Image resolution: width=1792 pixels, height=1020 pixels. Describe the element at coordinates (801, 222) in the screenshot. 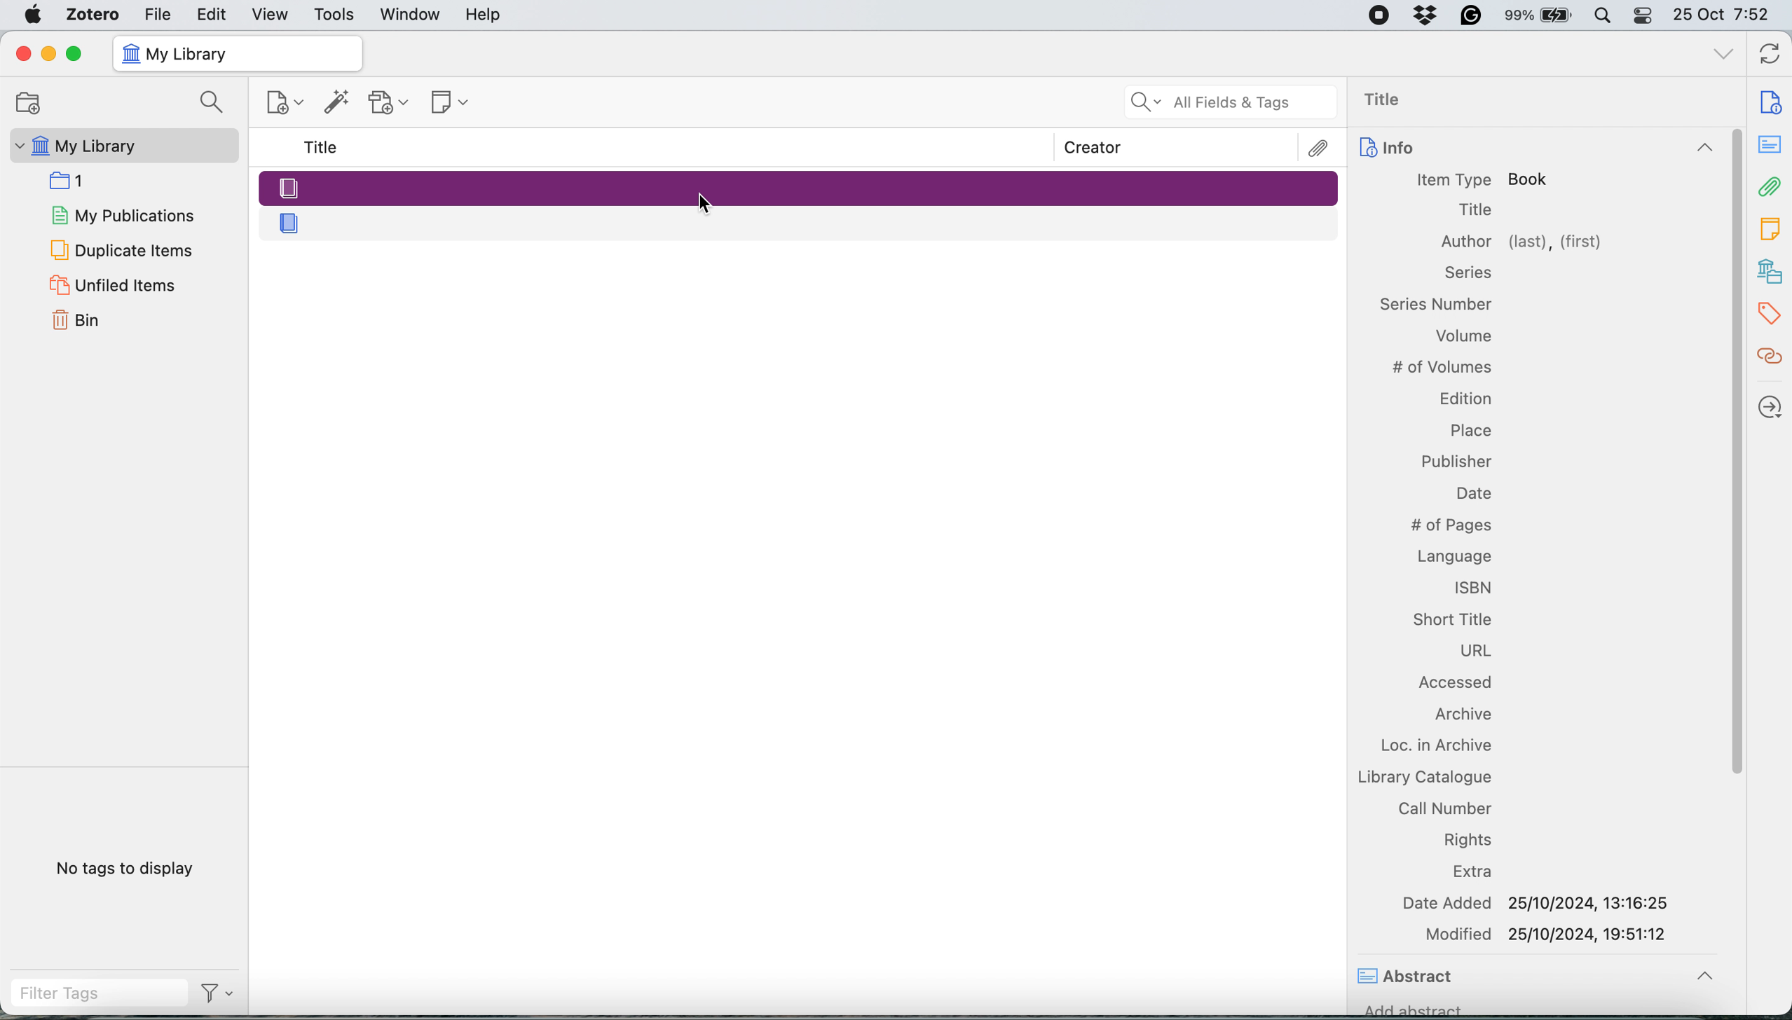

I see `Blank Entry 2` at that location.